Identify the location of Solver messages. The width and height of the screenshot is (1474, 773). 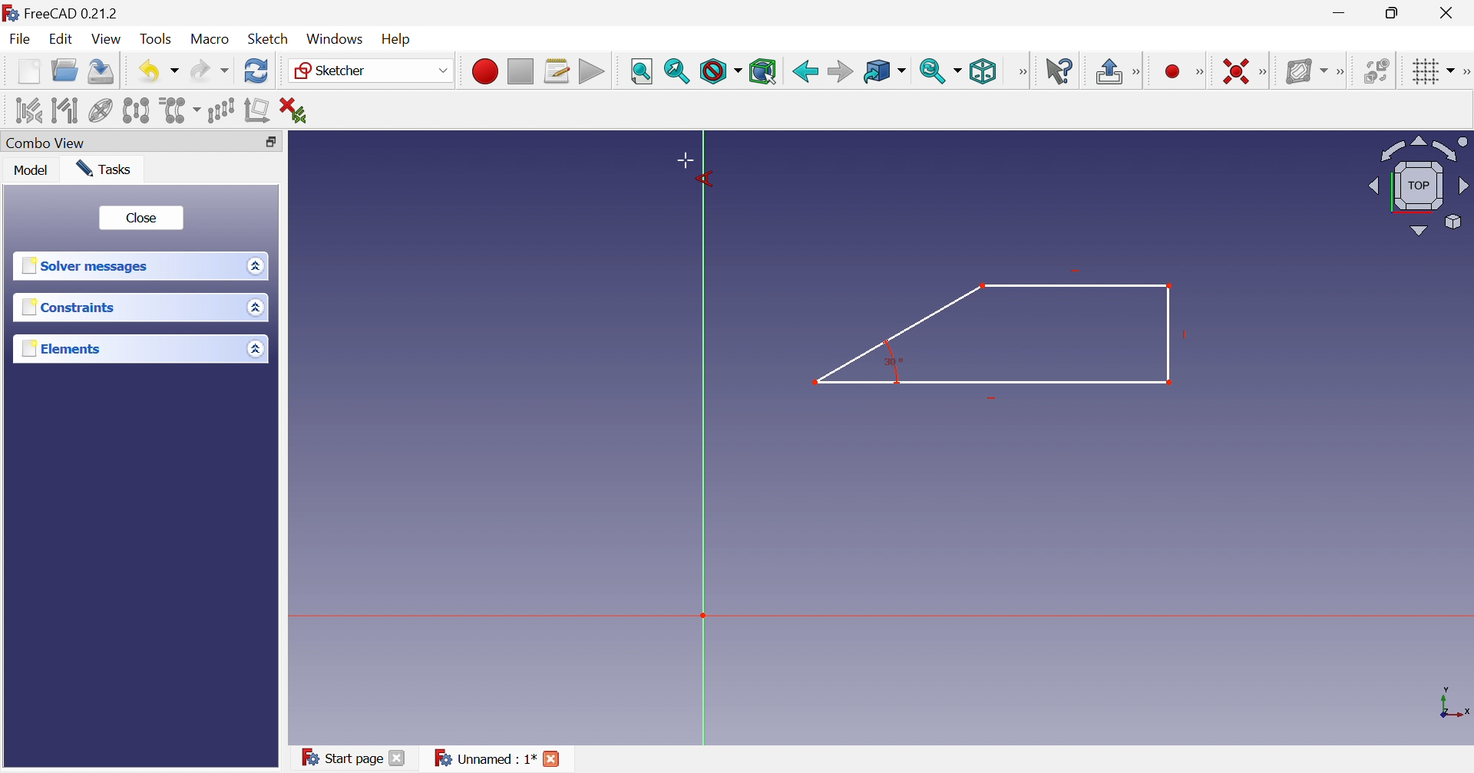
(89, 267).